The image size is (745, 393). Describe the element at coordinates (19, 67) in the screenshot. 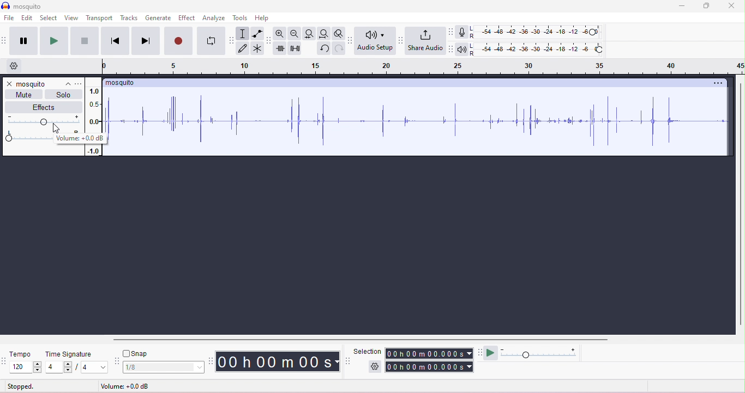

I see `timeline options` at that location.